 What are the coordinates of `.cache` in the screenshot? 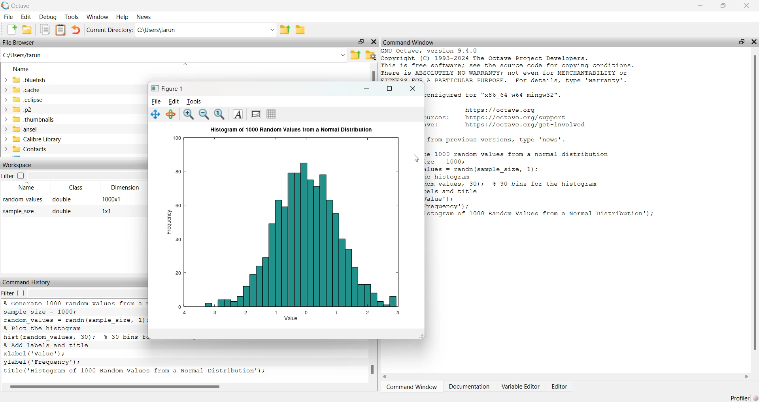 It's located at (22, 90).